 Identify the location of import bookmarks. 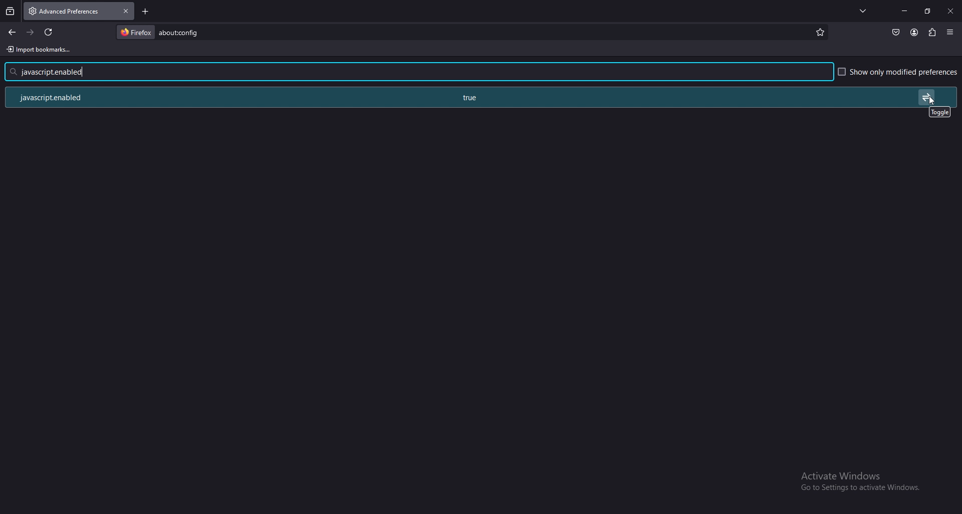
(41, 50).